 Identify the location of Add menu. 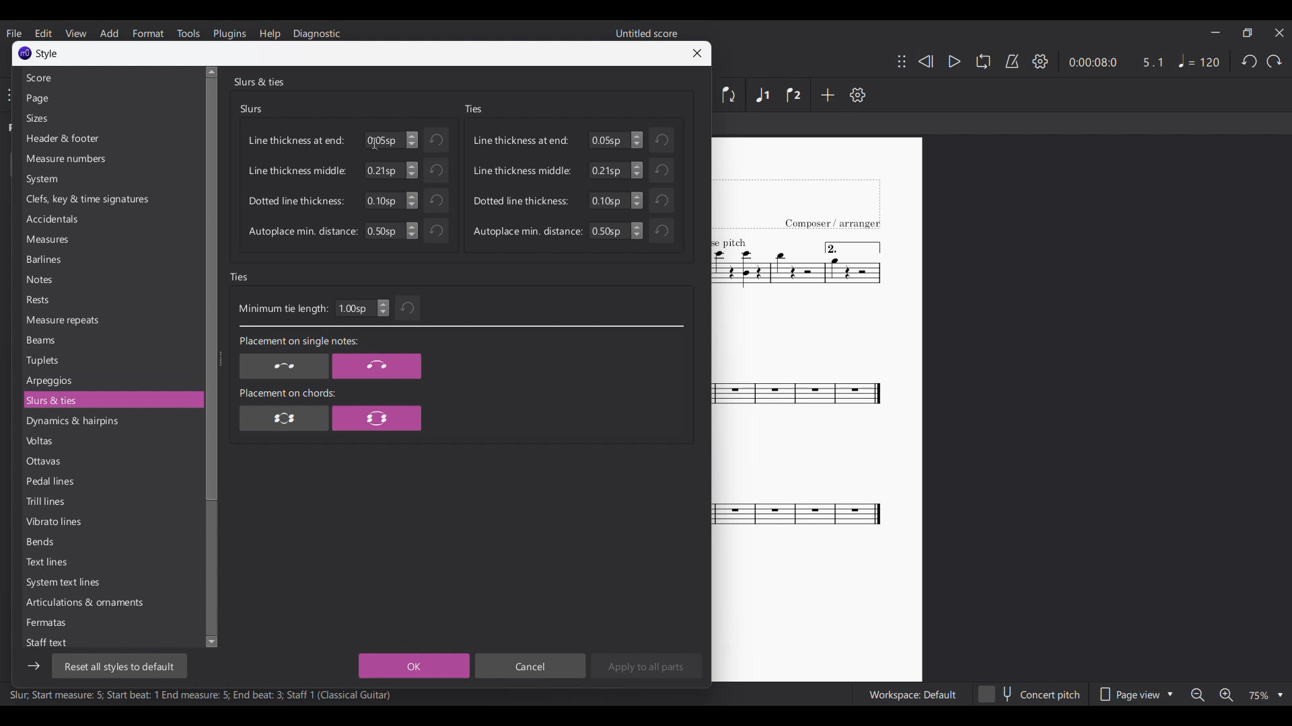
(110, 34).